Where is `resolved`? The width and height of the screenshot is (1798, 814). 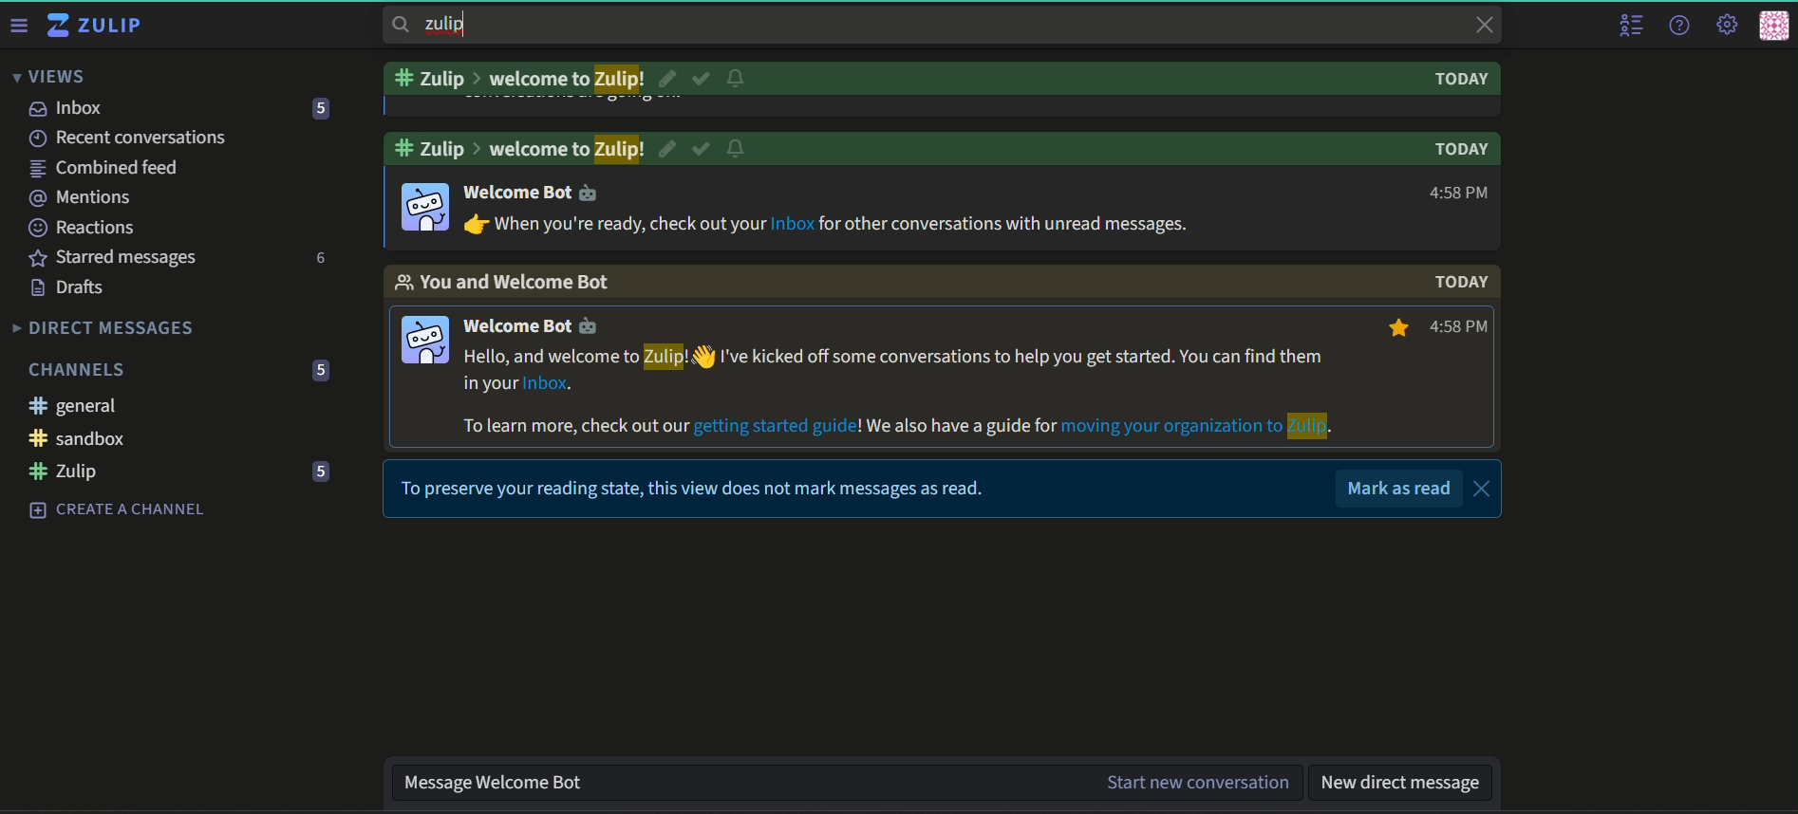 resolved is located at coordinates (703, 148).